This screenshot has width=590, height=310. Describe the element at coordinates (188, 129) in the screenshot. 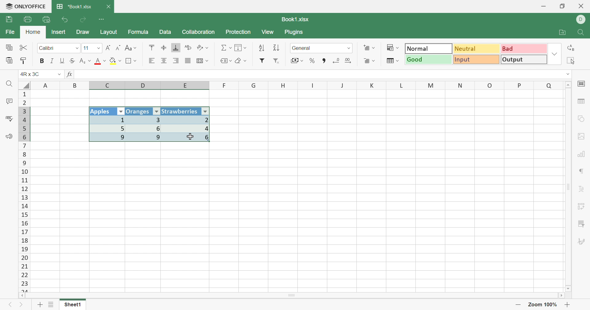

I see `4` at that location.